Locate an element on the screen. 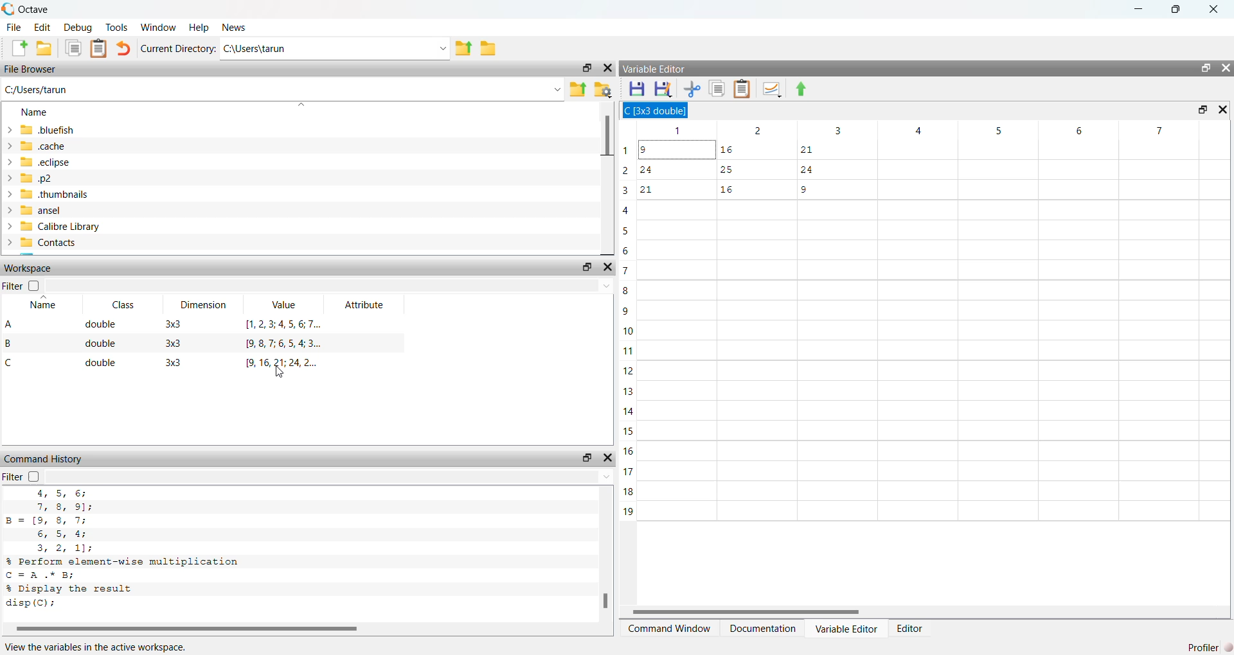 This screenshot has height=655, width=1234. Workspace is located at coordinates (28, 267).